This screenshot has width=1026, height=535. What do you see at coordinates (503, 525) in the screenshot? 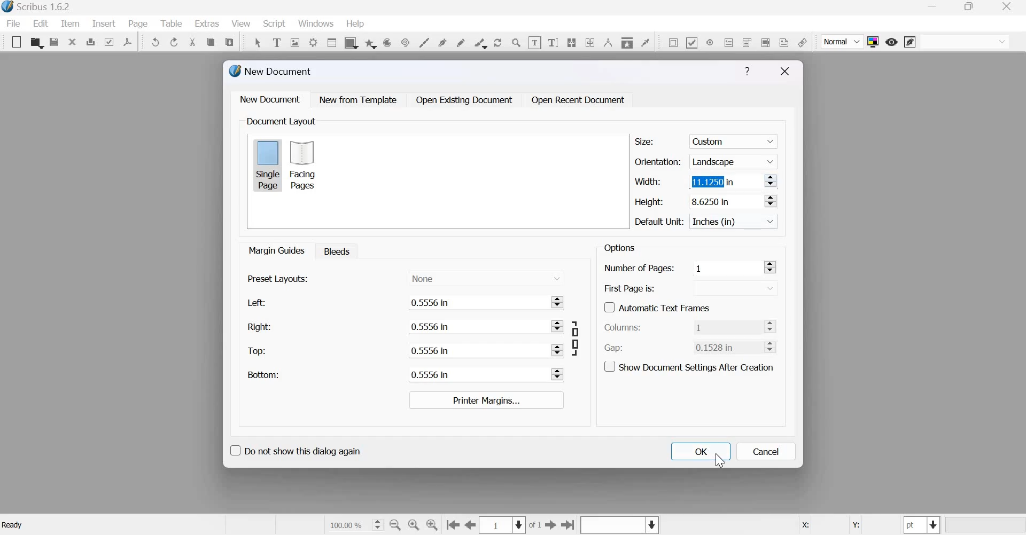
I see `Select the current page` at bounding box center [503, 525].